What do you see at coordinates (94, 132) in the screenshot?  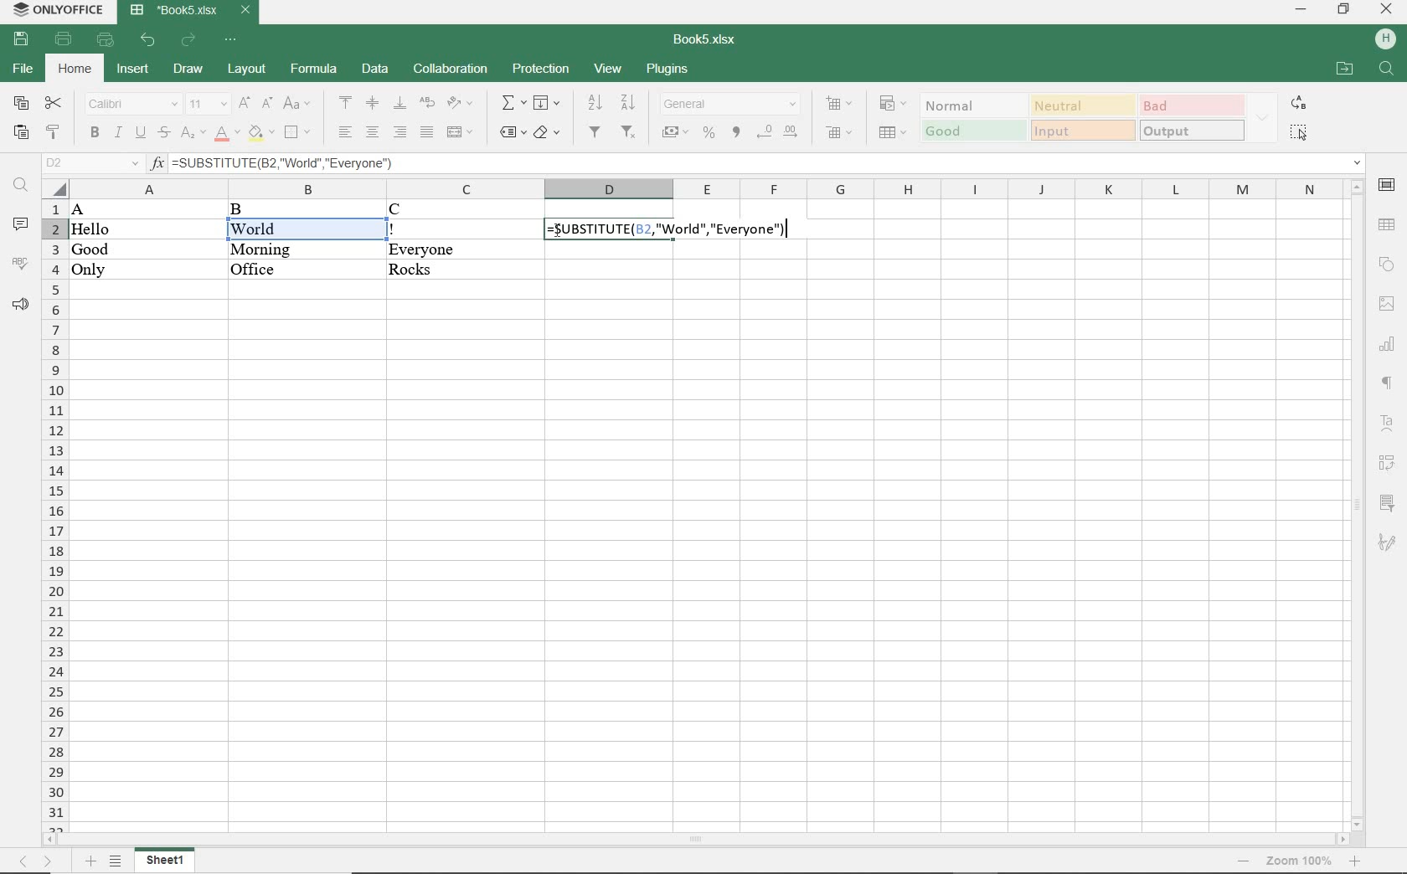 I see `bold` at bounding box center [94, 132].